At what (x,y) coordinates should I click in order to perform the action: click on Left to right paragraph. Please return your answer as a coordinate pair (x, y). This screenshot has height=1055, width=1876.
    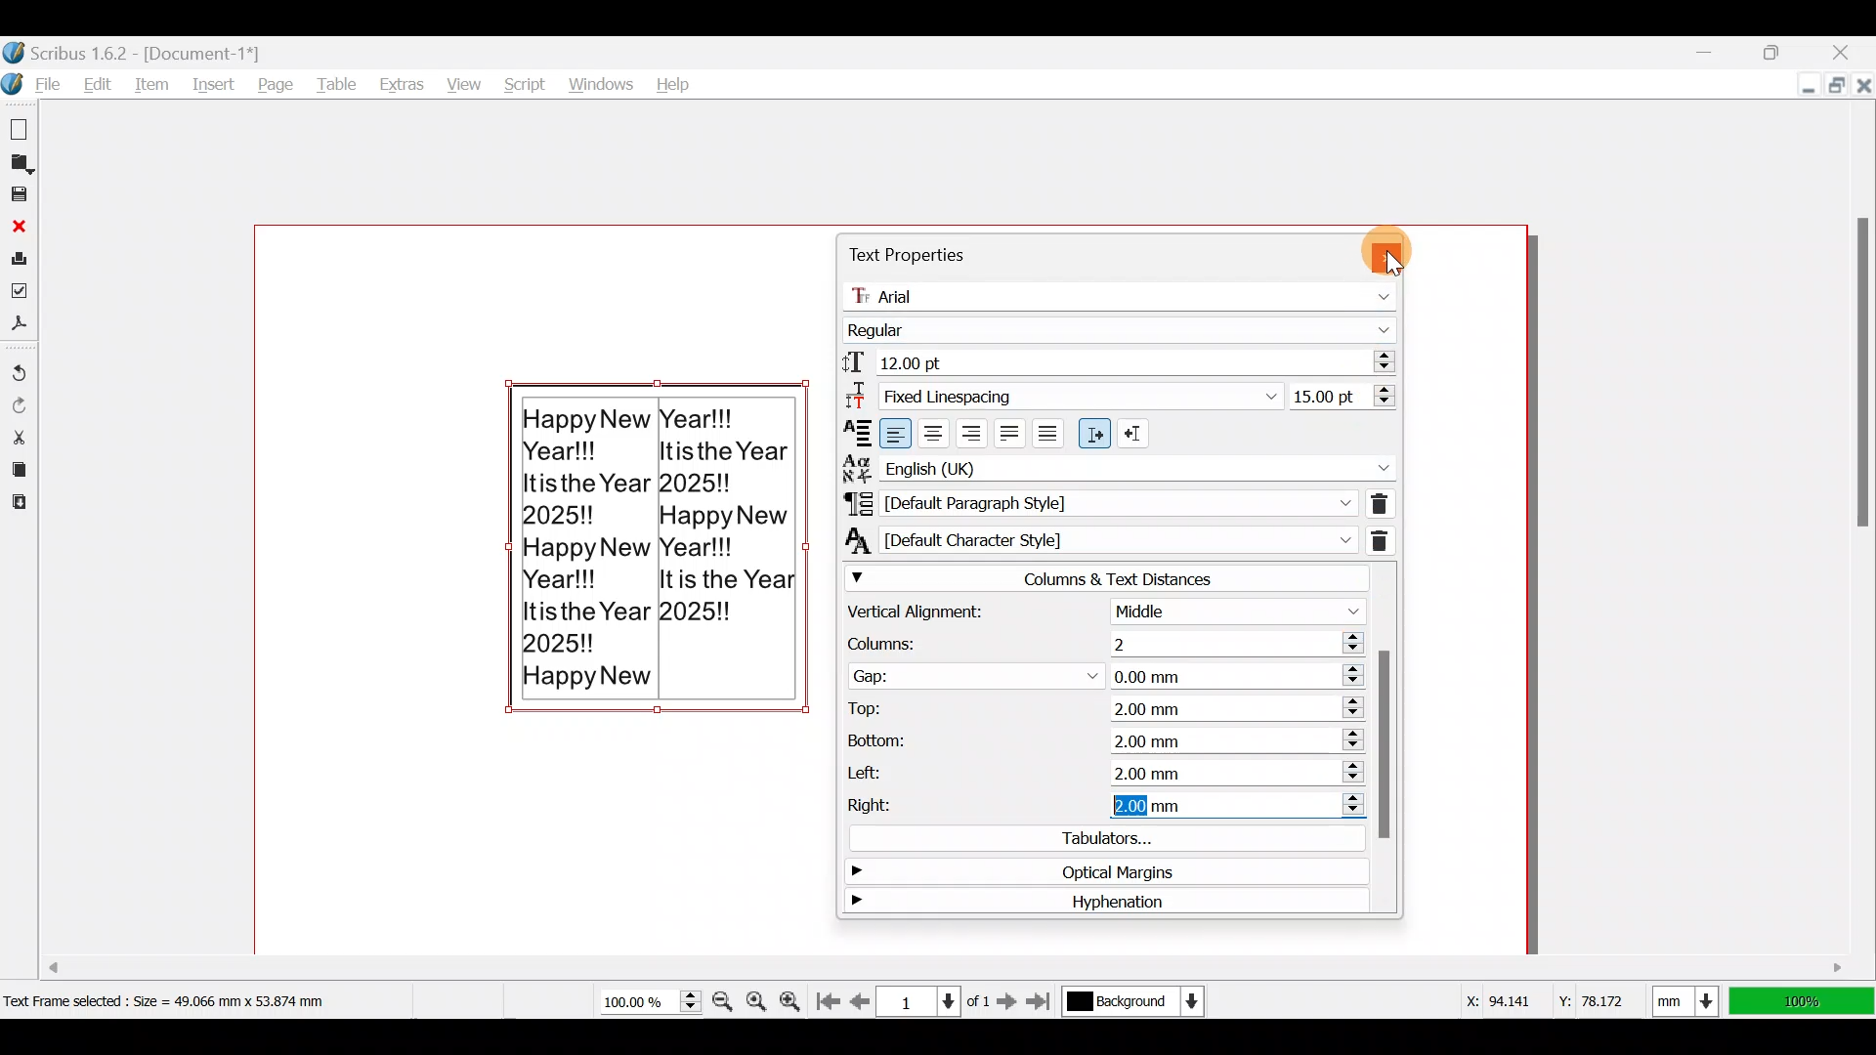
    Looking at the image, I should click on (1094, 434).